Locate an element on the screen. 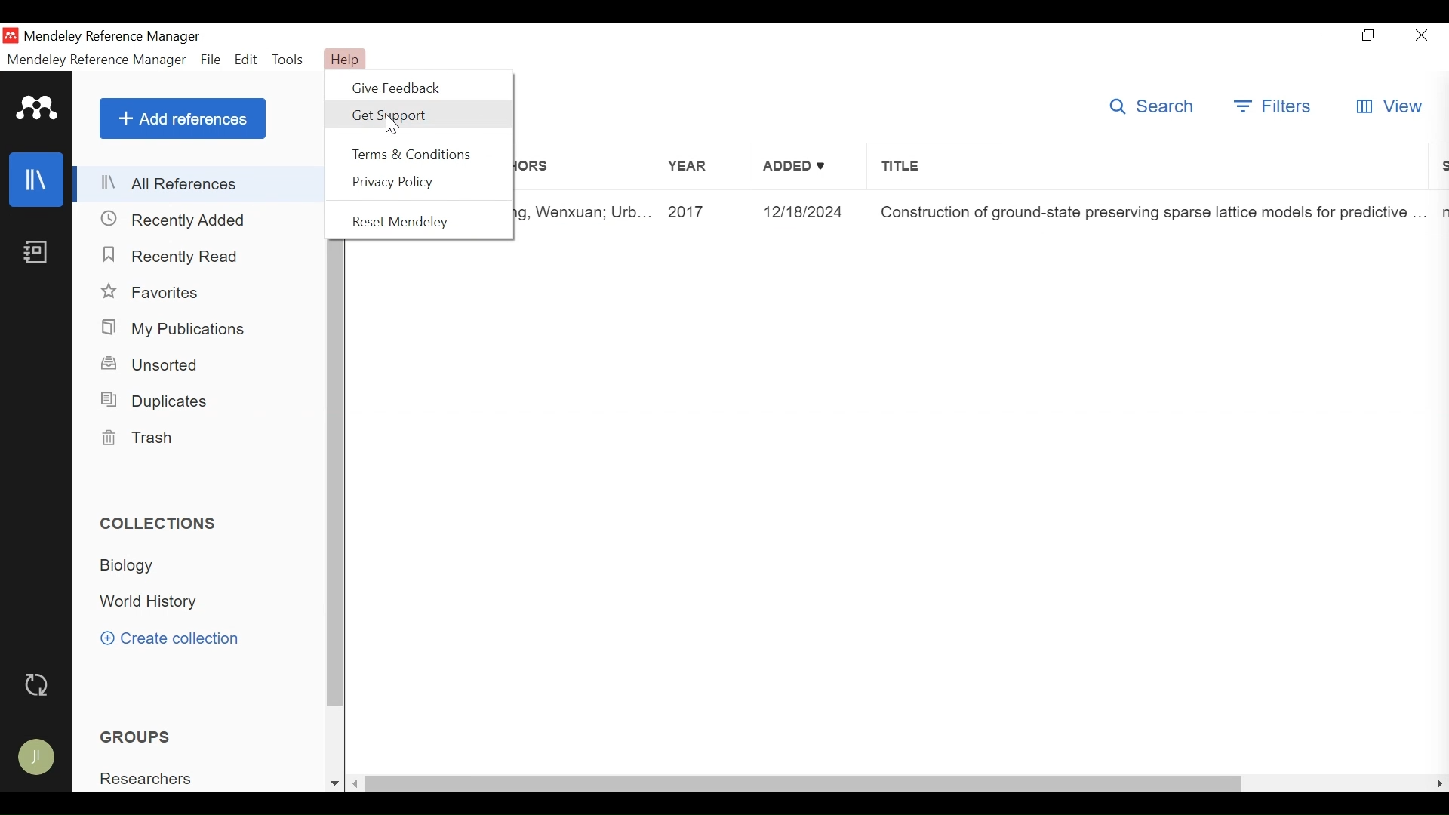 Image resolution: width=1449 pixels, height=815 pixels. Library is located at coordinates (35, 180).